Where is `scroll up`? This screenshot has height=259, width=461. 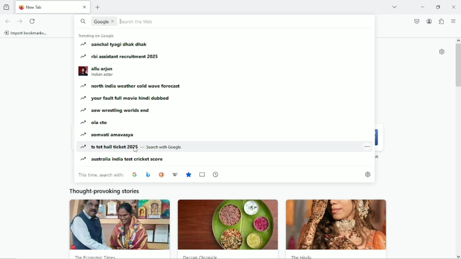
scroll up is located at coordinates (458, 39).